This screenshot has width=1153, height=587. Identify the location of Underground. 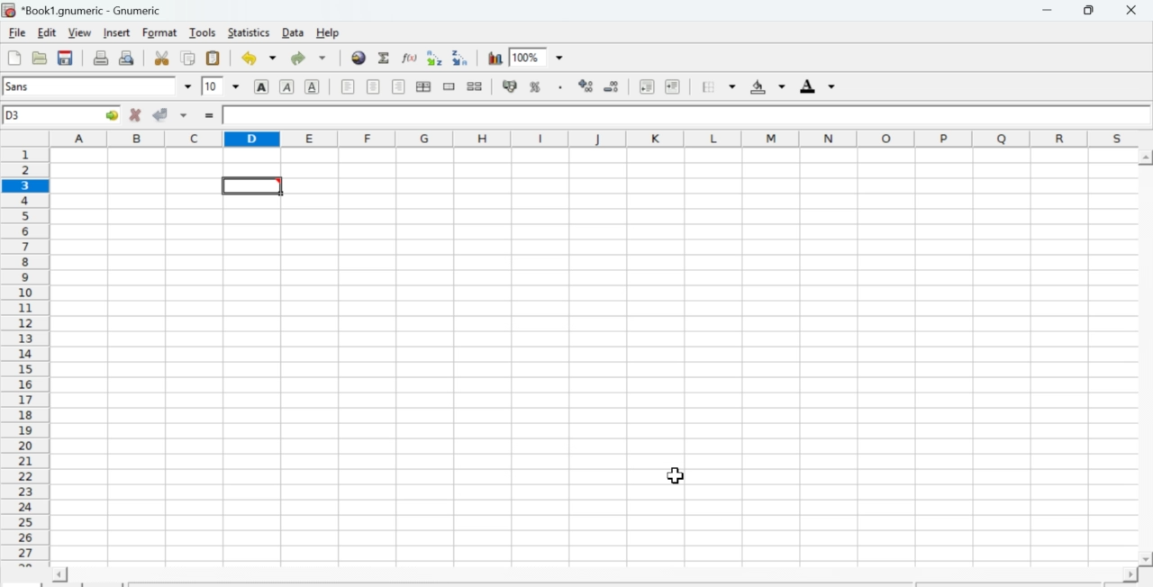
(312, 86).